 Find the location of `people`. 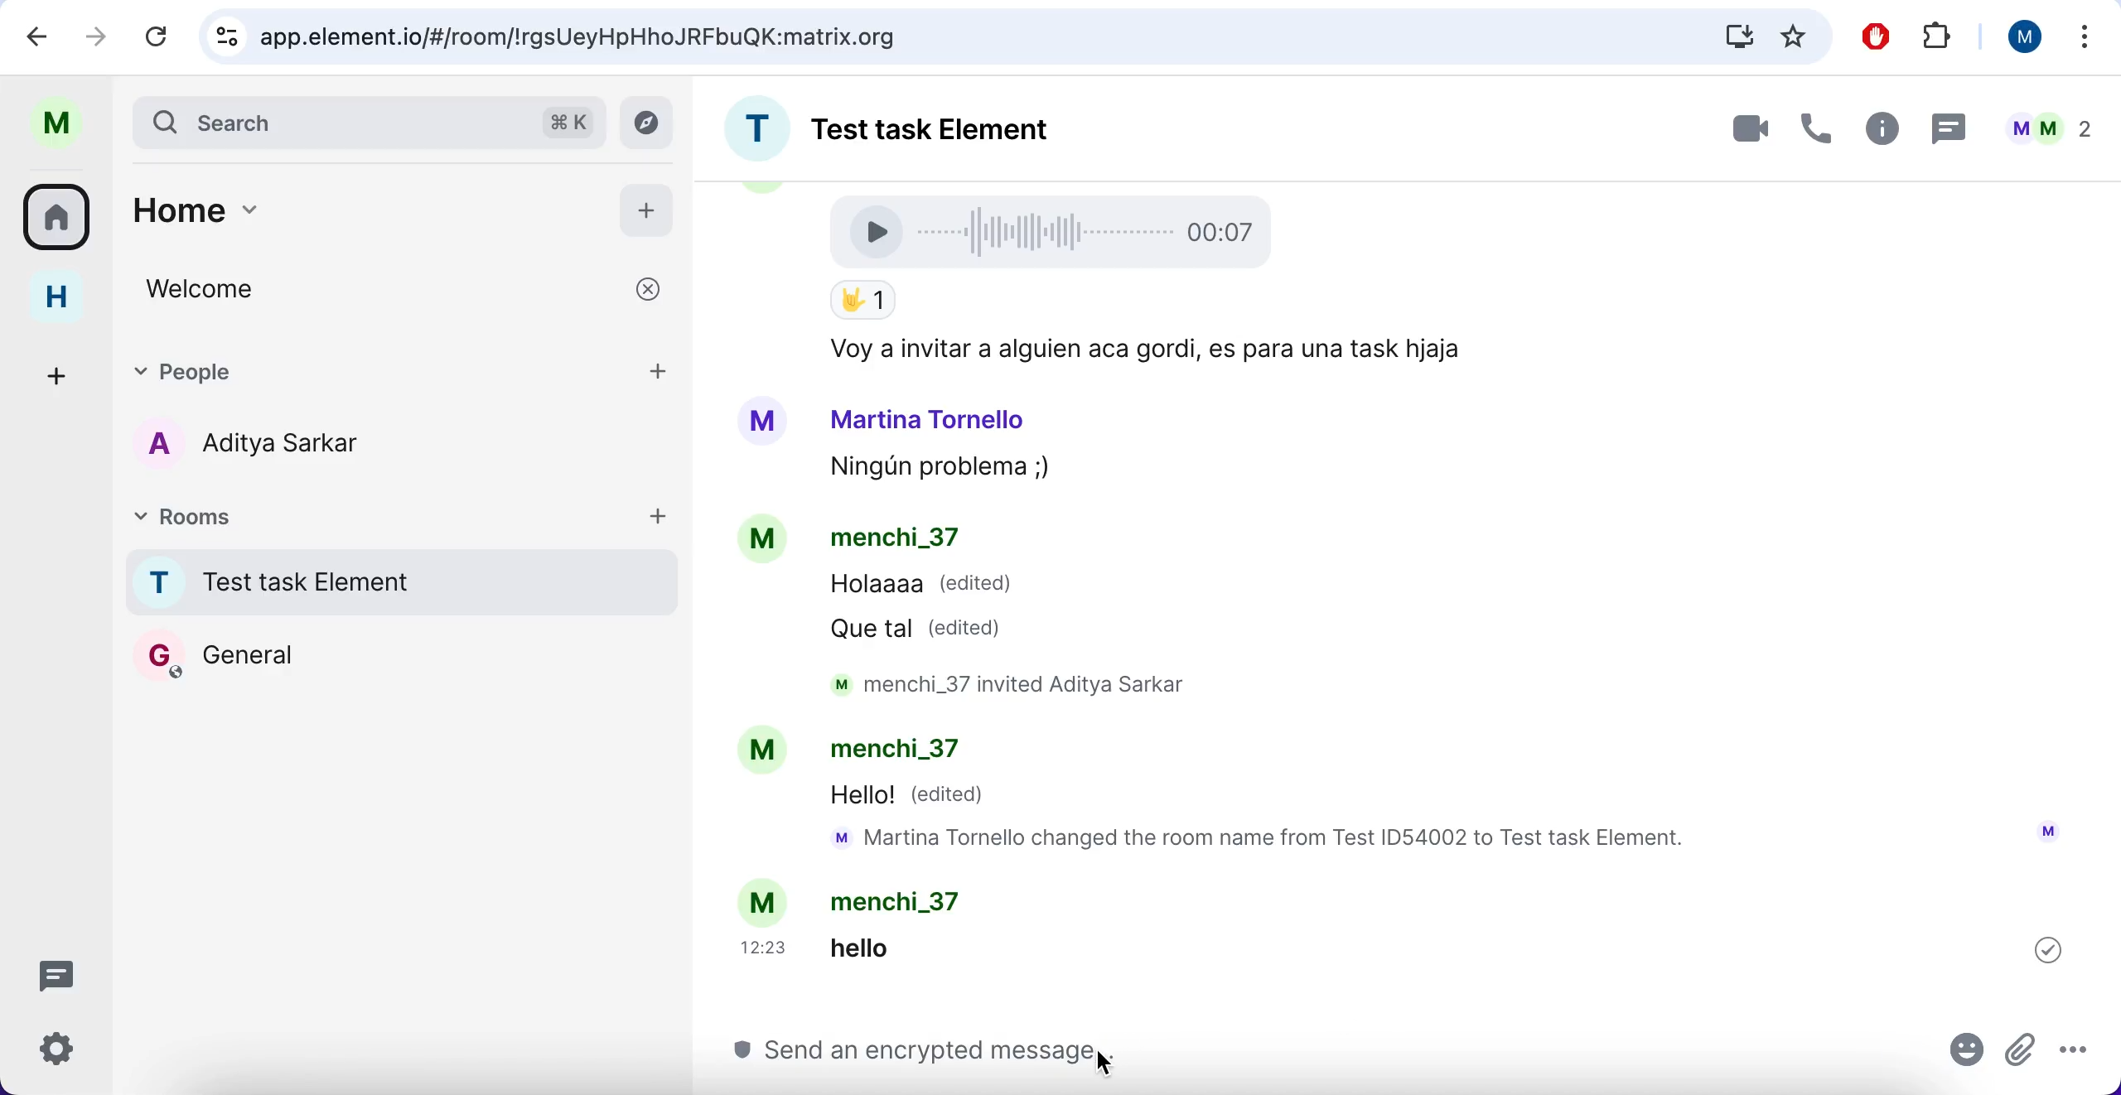

people is located at coordinates (2048, 128).